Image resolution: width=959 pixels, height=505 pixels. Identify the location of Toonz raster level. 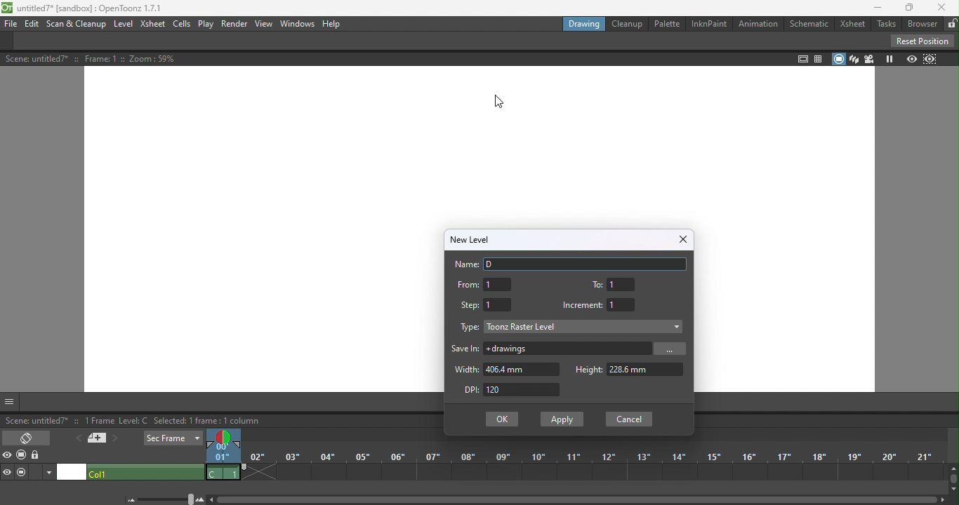
(584, 326).